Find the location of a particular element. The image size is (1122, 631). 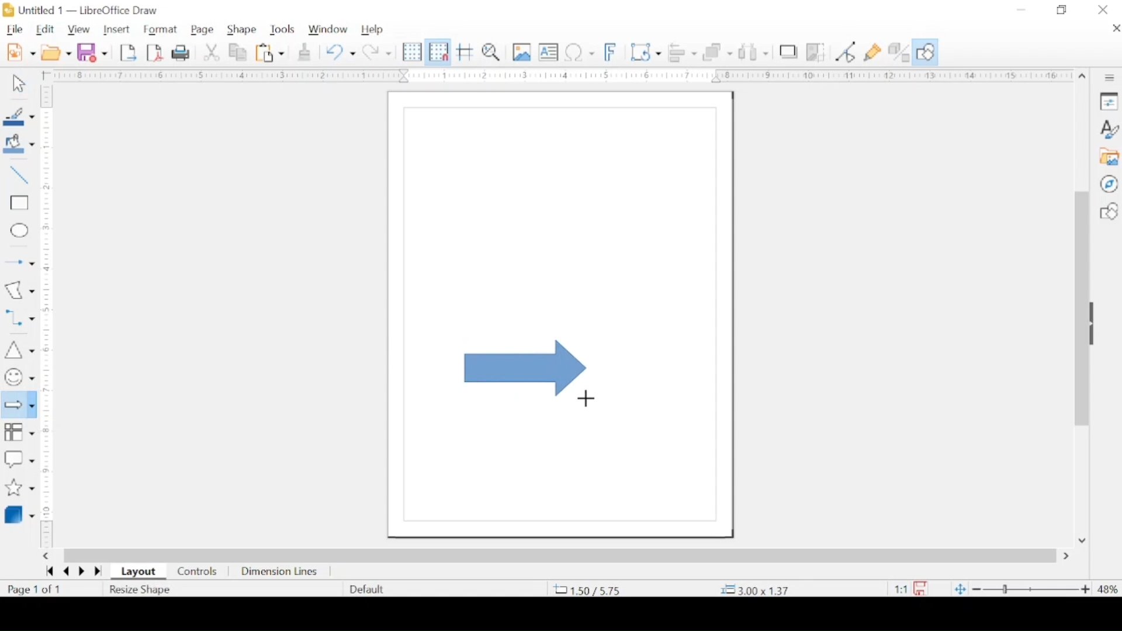

export directly as pdf is located at coordinates (154, 53).